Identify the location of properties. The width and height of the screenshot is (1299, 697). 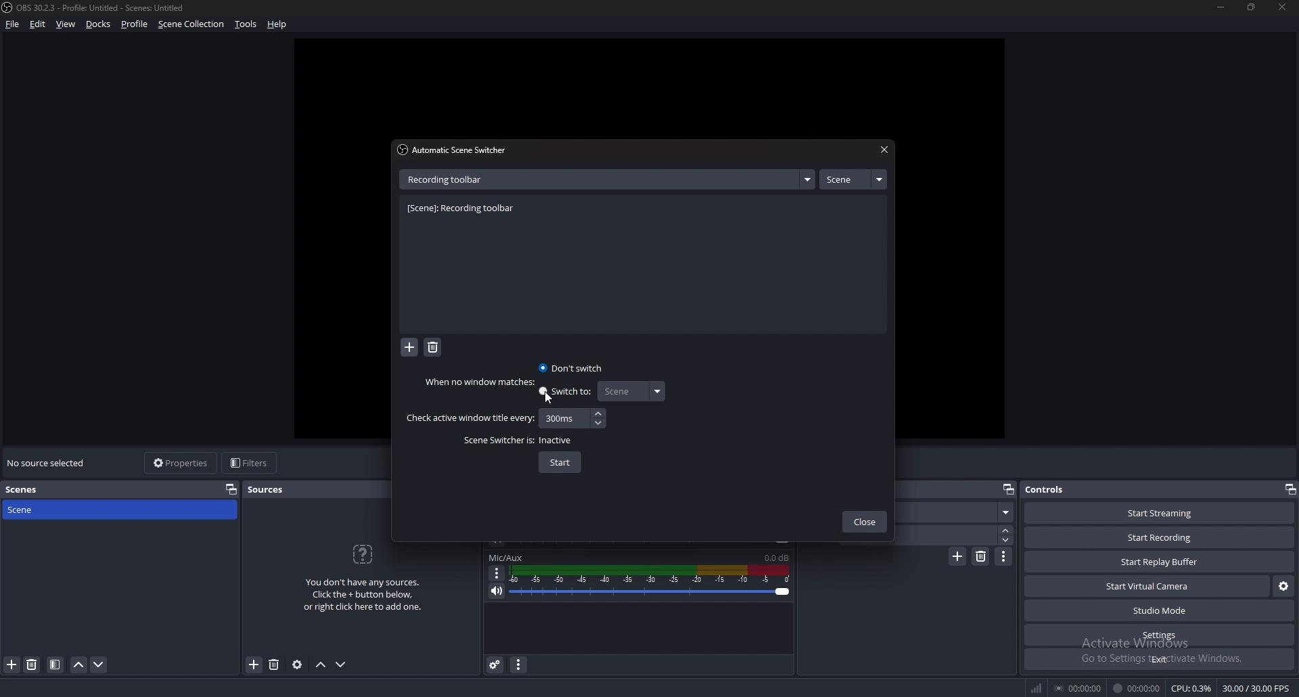
(182, 463).